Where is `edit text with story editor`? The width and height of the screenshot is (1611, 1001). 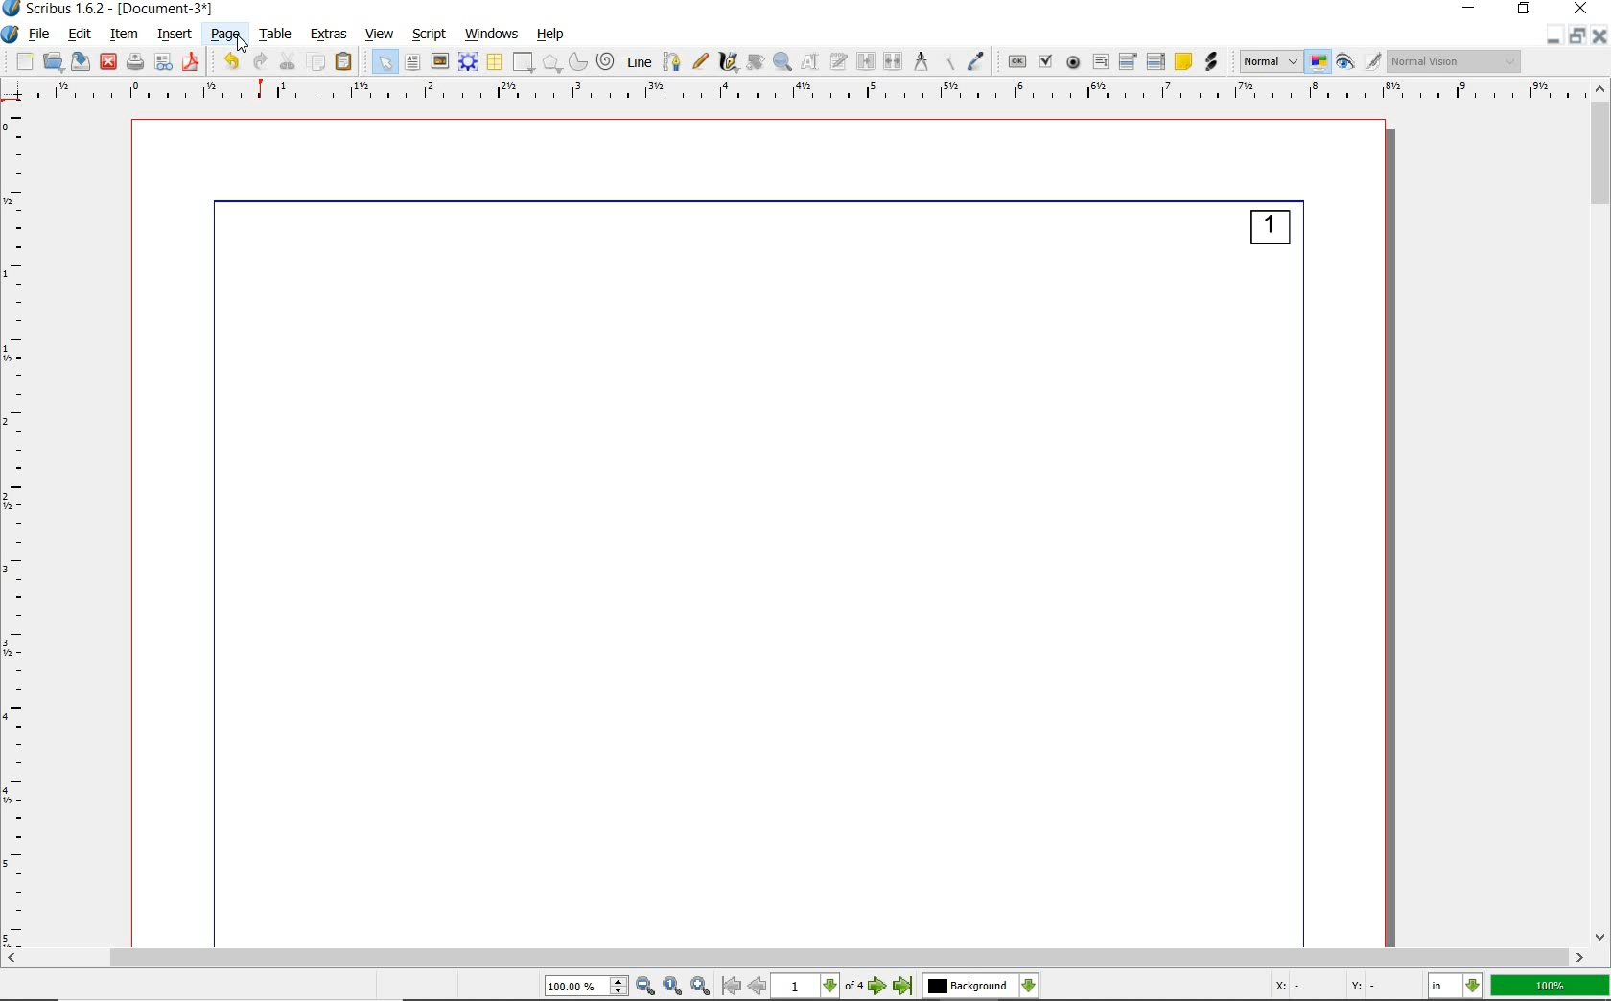 edit text with story editor is located at coordinates (838, 61).